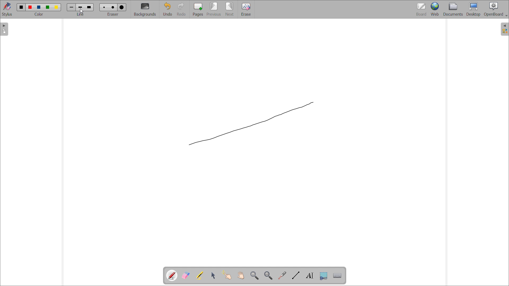 This screenshot has height=286, width=509. Describe the element at coordinates (186, 275) in the screenshot. I see `erase annotations` at that location.